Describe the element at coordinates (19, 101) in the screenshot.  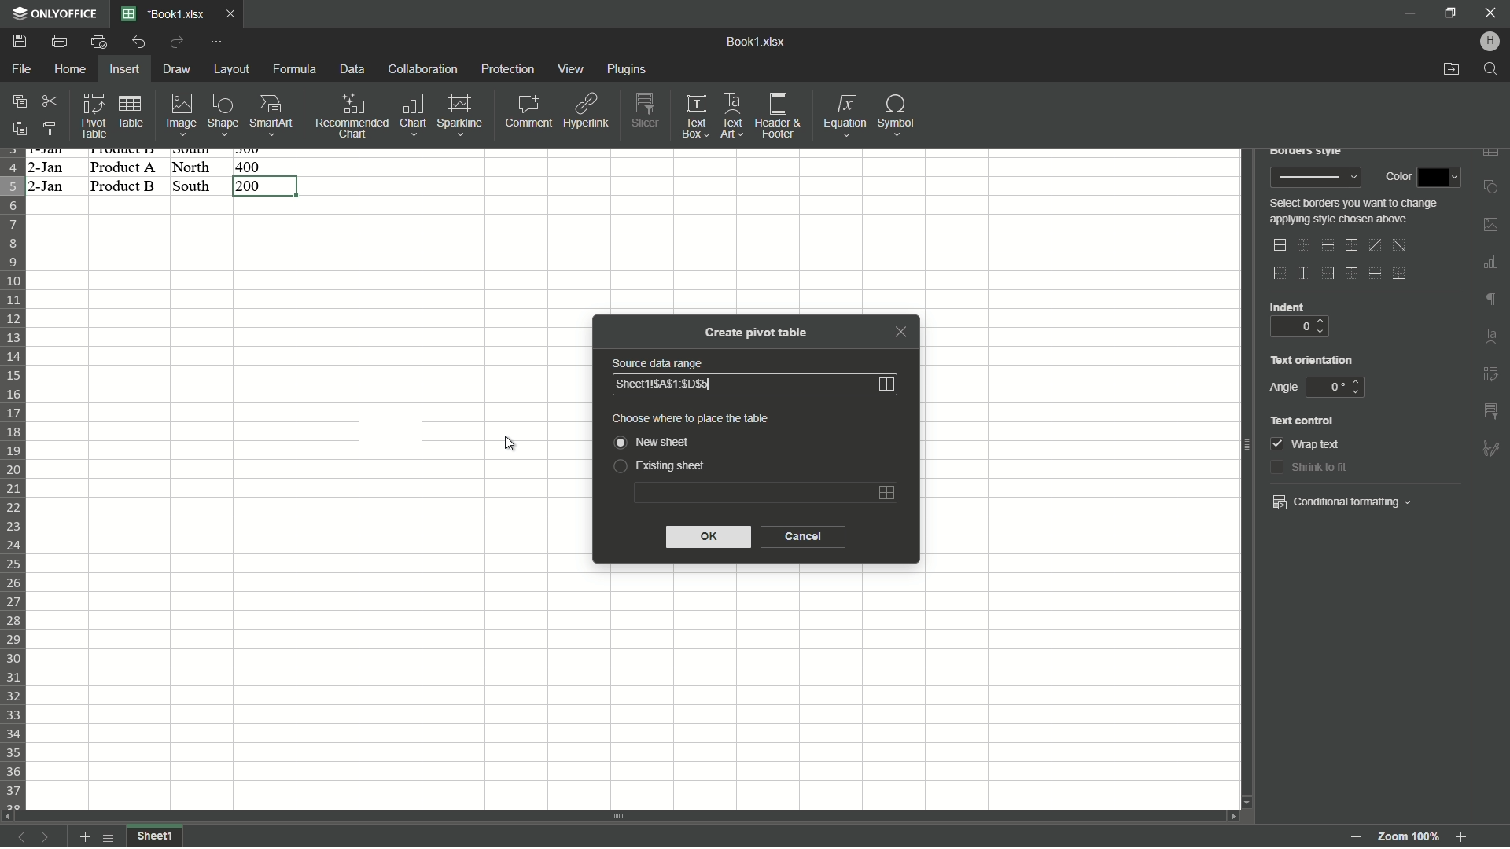
I see `Copy` at that location.